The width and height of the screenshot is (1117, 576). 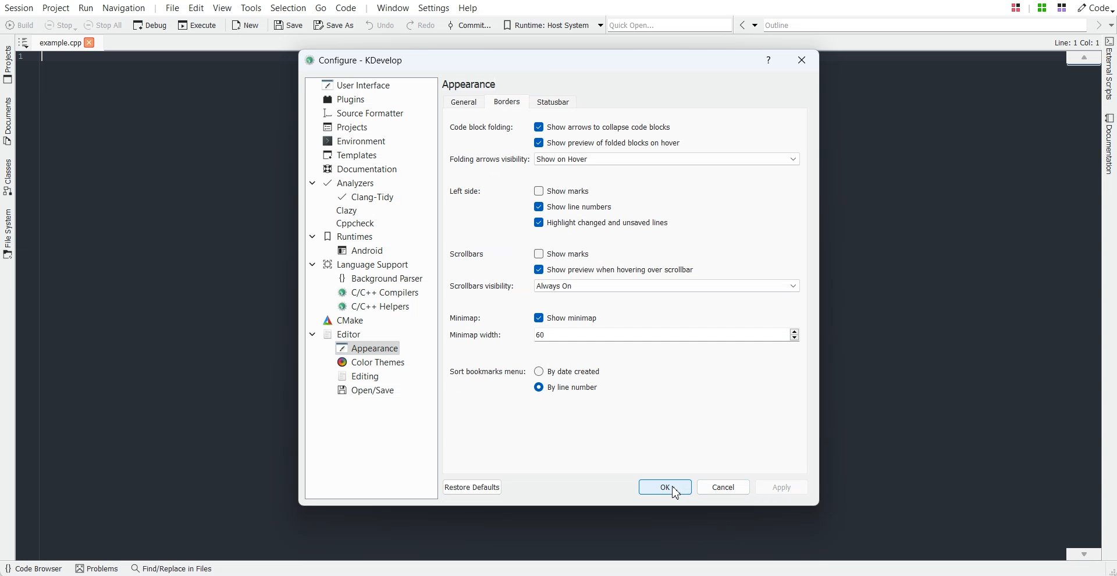 I want to click on Session, so click(x=19, y=8).